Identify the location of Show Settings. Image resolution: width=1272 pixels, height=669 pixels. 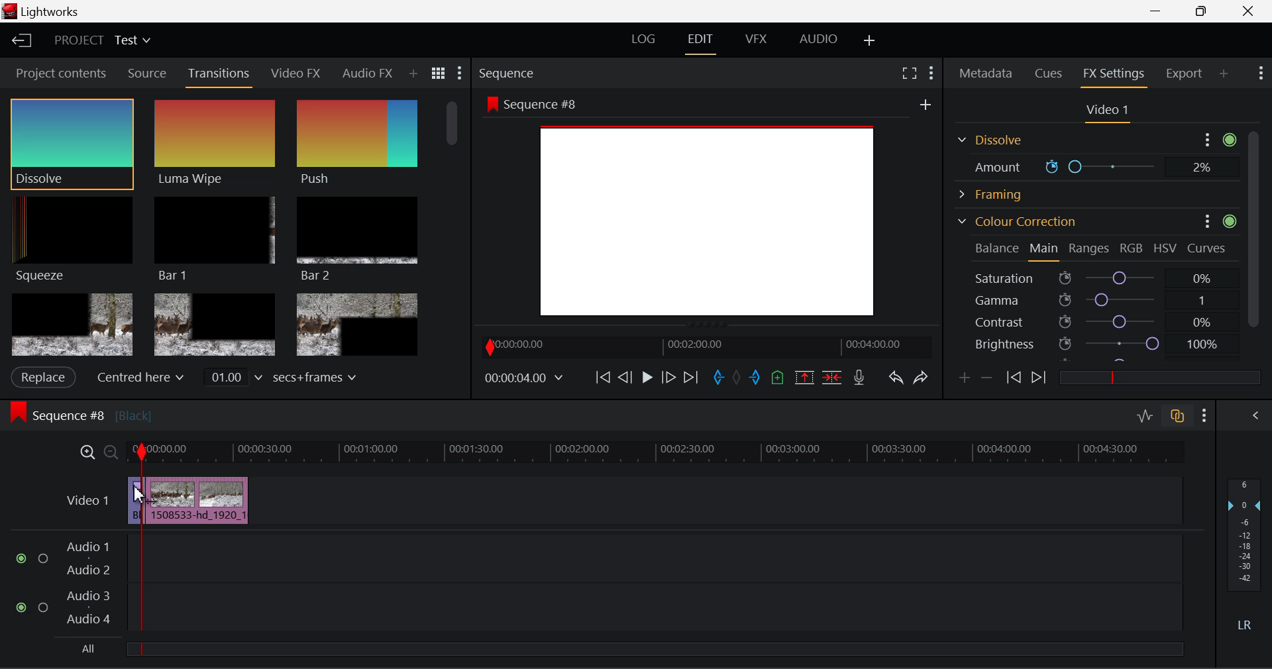
(458, 76).